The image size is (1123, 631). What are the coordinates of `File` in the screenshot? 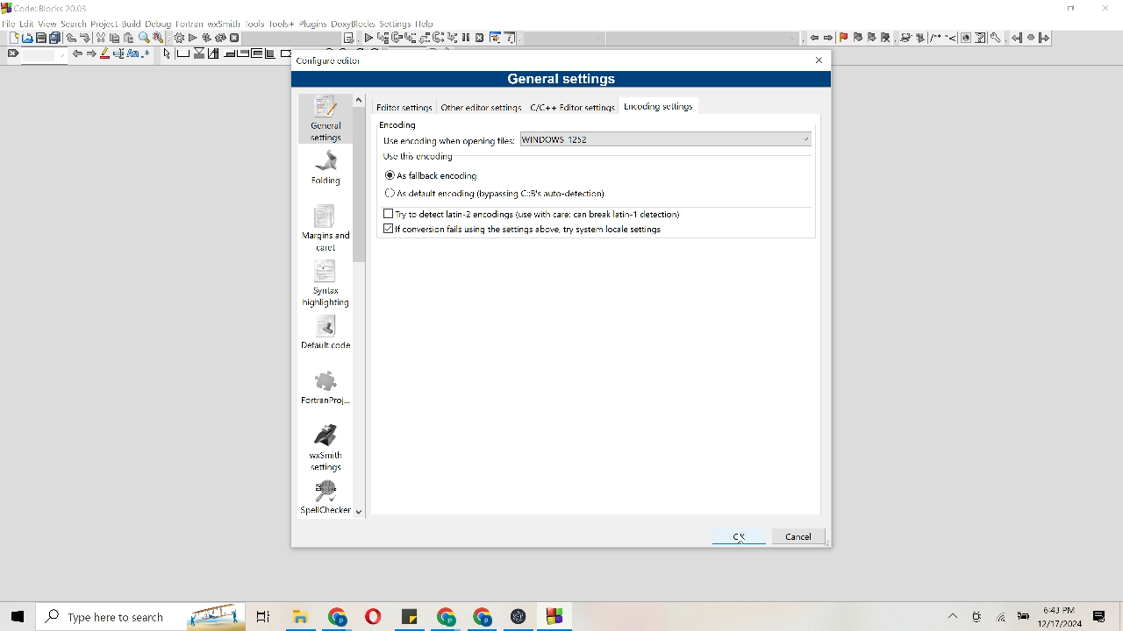 It's located at (519, 617).